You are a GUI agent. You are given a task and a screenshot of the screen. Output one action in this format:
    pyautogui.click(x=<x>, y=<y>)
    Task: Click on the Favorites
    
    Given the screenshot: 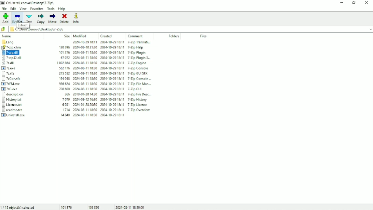 What is the action you would take?
    pyautogui.click(x=37, y=9)
    